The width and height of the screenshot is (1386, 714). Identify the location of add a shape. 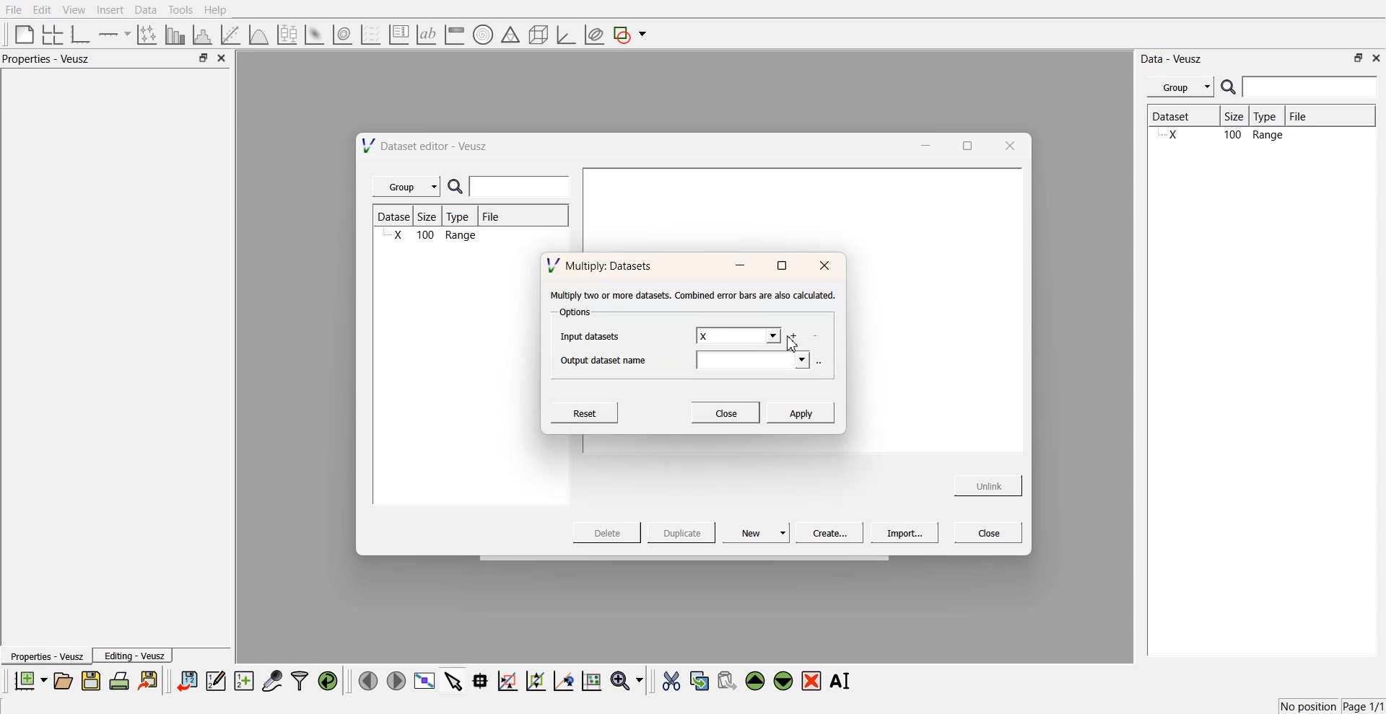
(631, 35).